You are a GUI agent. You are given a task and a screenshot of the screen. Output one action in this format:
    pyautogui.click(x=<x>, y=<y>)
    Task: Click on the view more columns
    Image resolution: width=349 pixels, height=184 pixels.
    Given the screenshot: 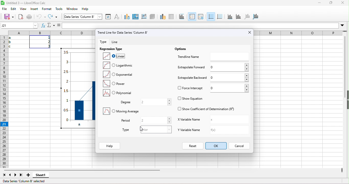 What is the action you would take?
    pyautogui.click(x=342, y=171)
    